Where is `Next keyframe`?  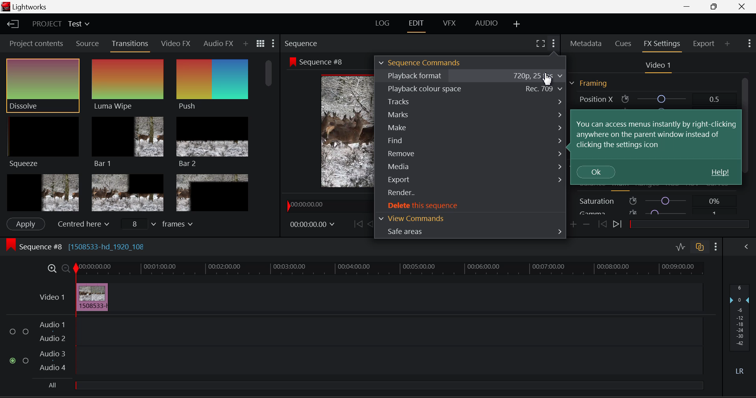 Next keyframe is located at coordinates (620, 226).